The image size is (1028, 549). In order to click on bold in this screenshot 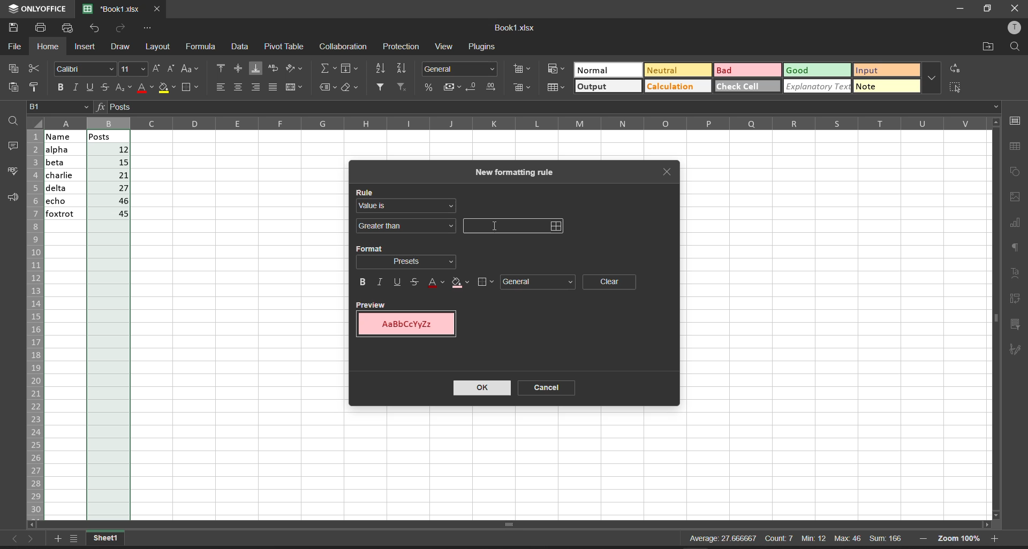, I will do `click(359, 283)`.